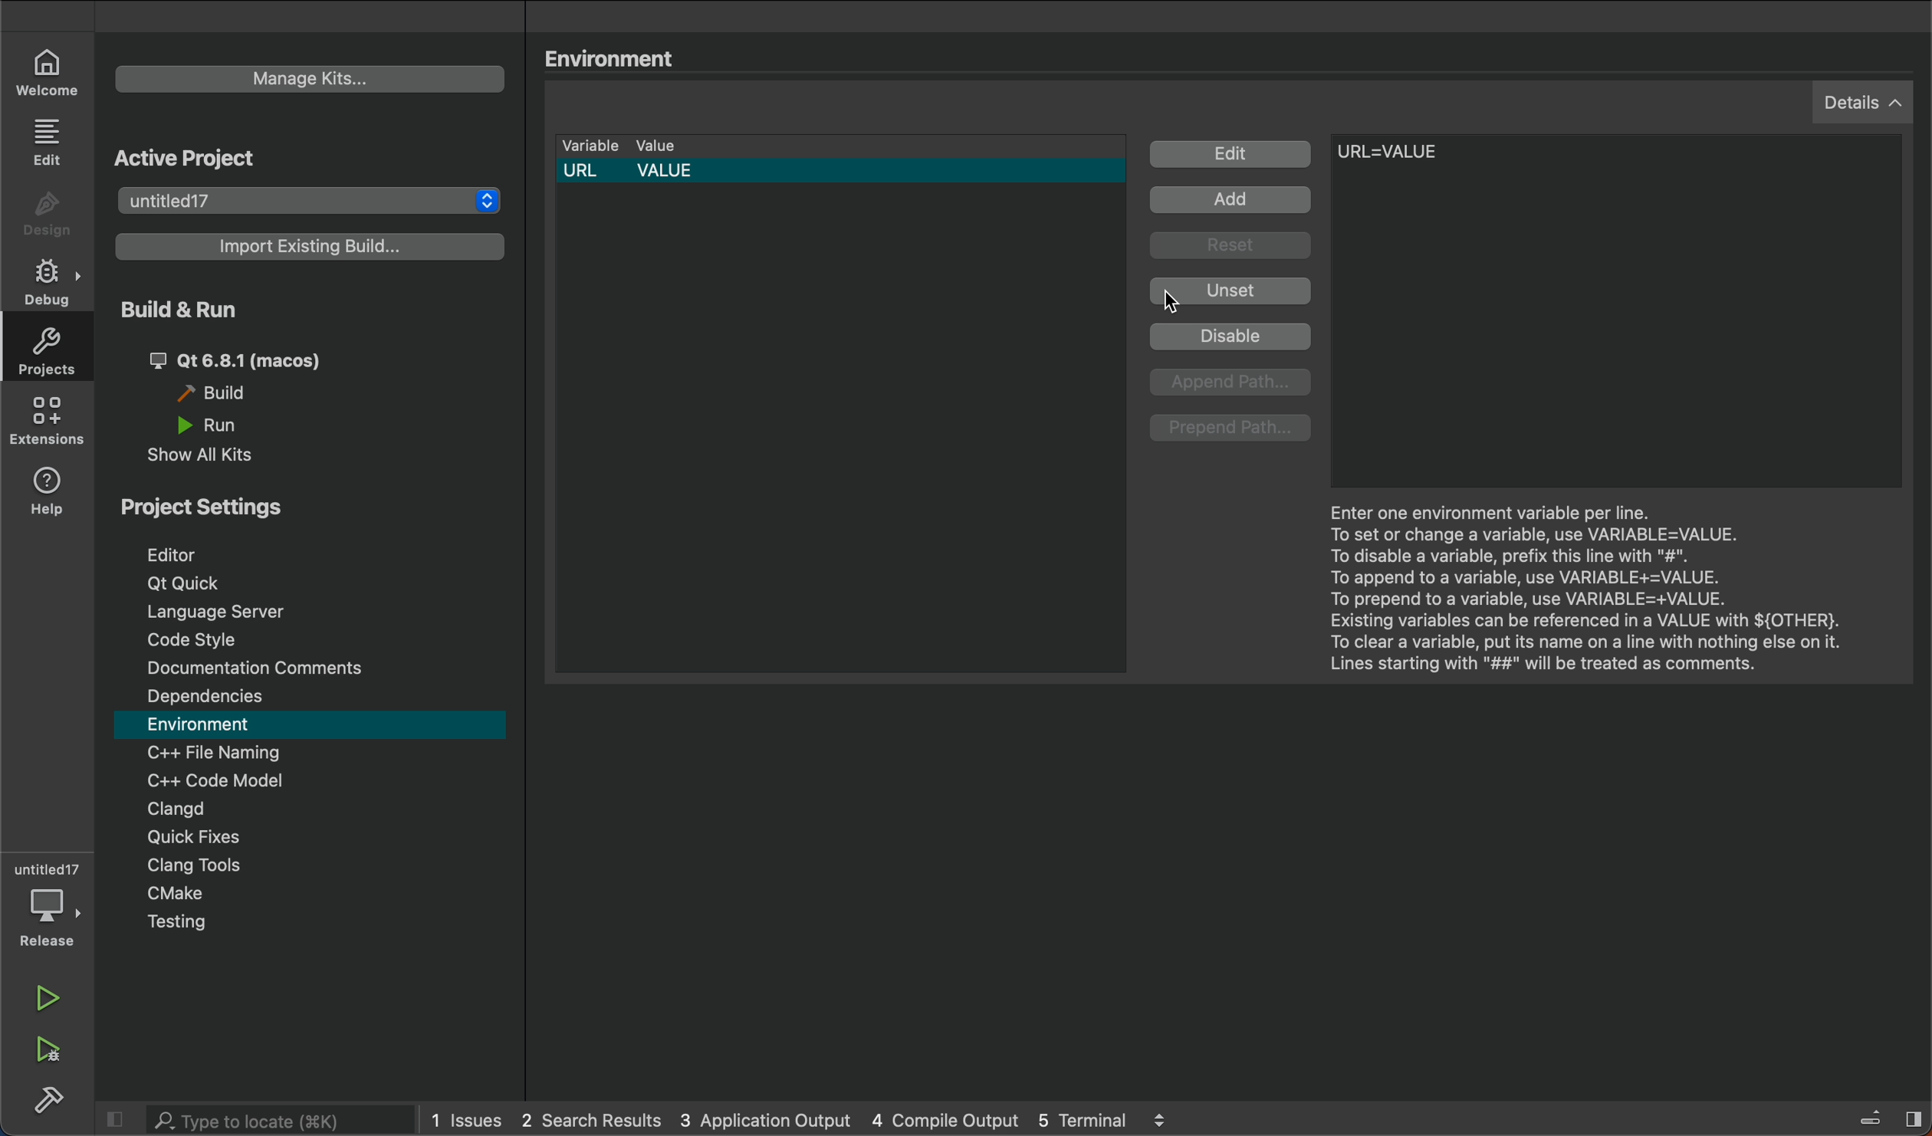 Image resolution: width=1932 pixels, height=1136 pixels. I want to click on variable, so click(588, 146).